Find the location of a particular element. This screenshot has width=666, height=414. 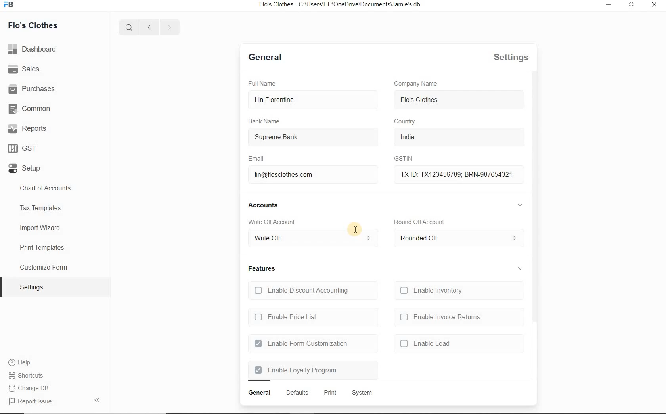

lin@flosclothes com is located at coordinates (285, 175).